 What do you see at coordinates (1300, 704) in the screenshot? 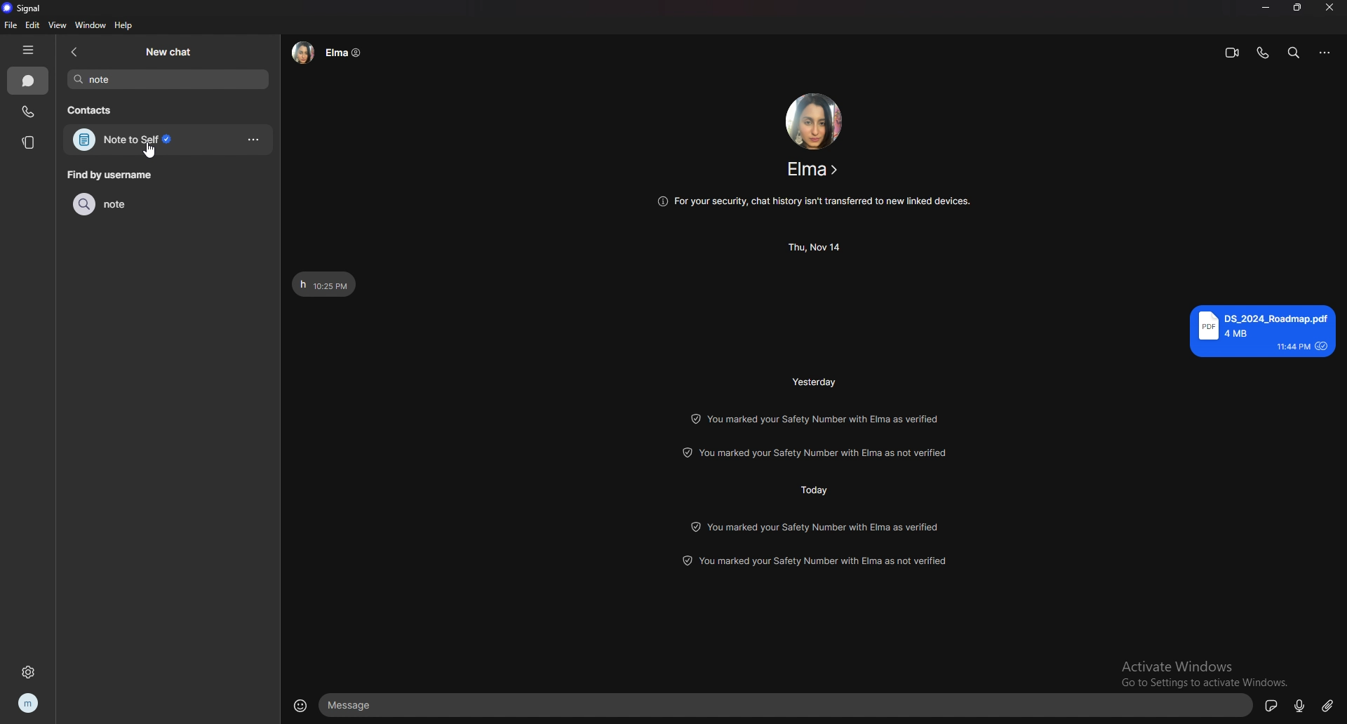
I see `voice message` at bounding box center [1300, 704].